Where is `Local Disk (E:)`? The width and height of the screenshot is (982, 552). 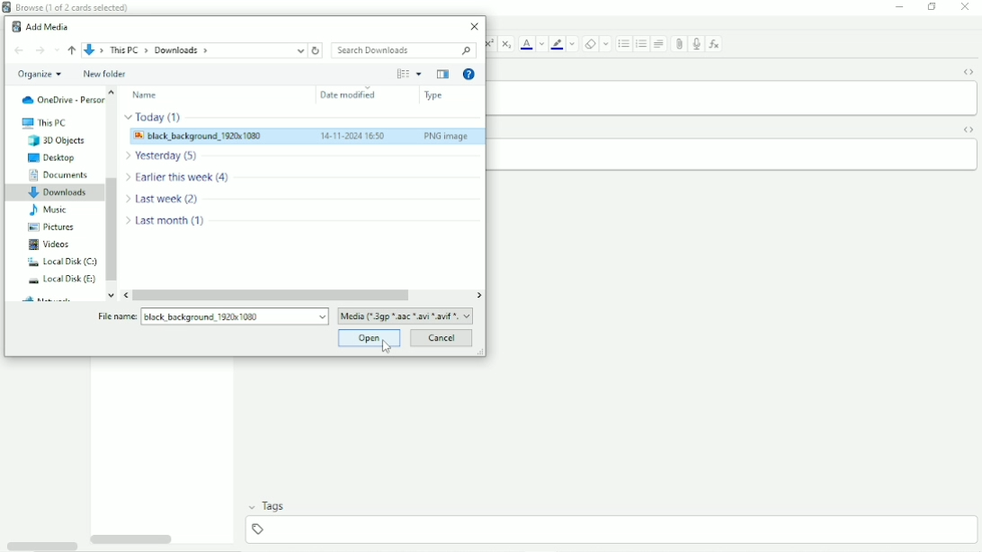
Local Disk (E:) is located at coordinates (58, 280).